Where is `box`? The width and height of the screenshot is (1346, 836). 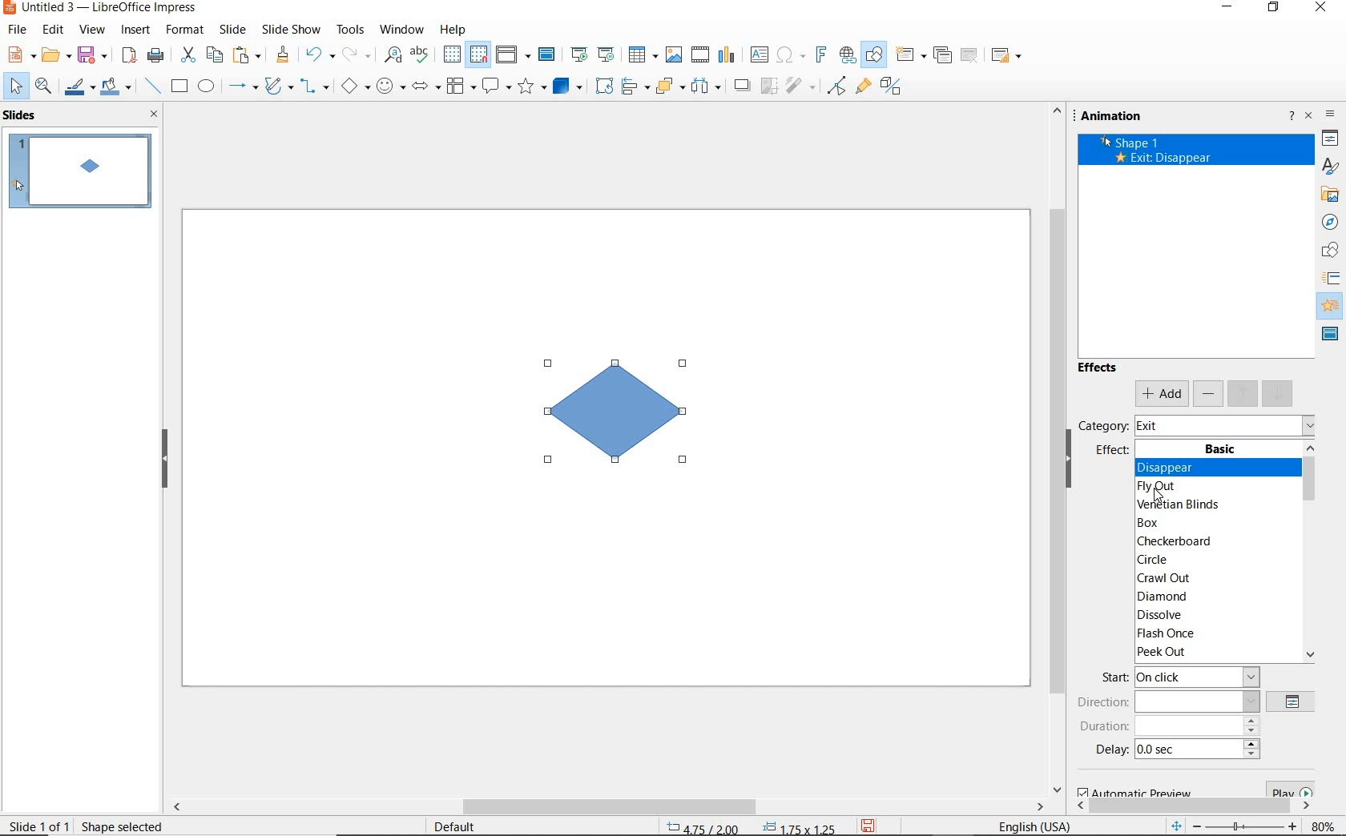
box is located at coordinates (1210, 525).